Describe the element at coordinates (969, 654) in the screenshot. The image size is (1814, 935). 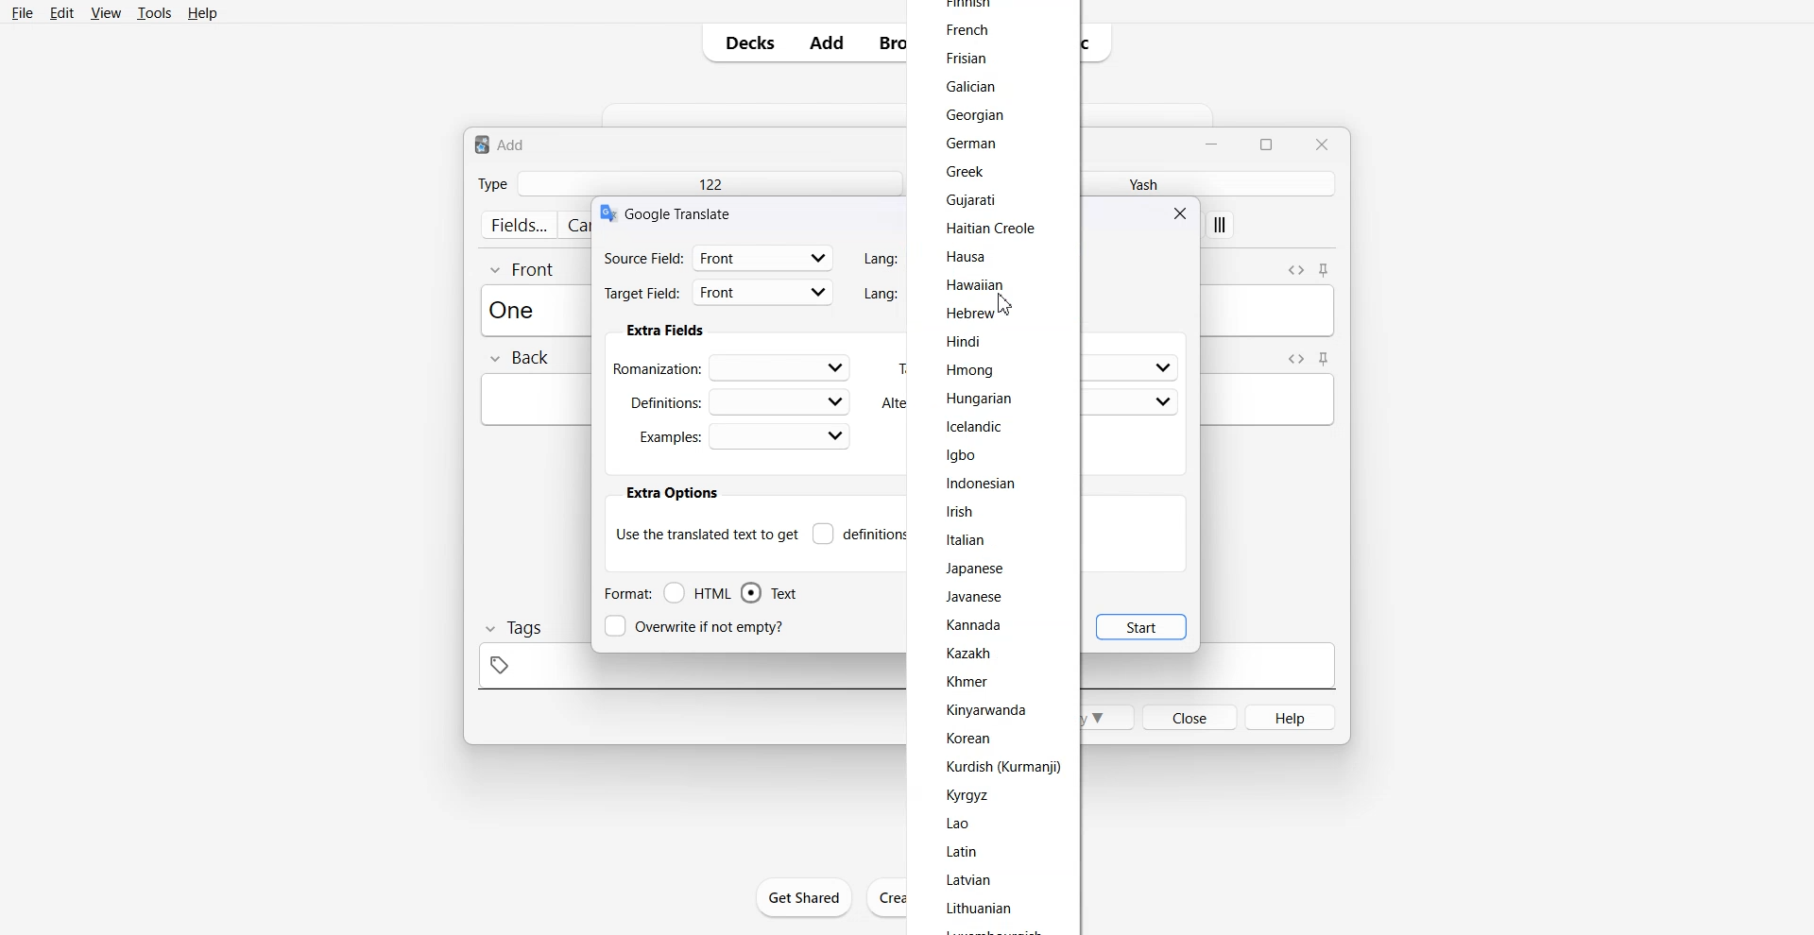
I see `Kazakh` at that location.